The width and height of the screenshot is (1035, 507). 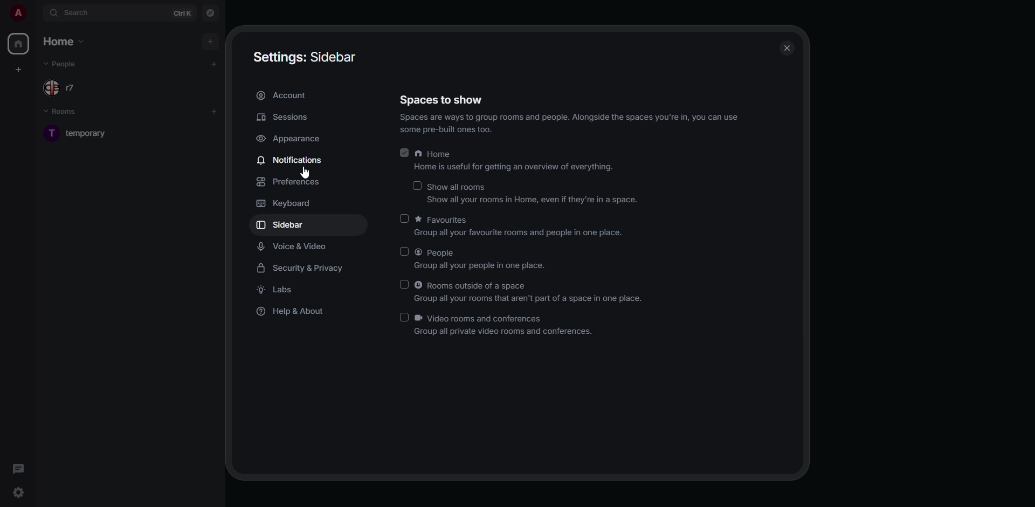 What do you see at coordinates (305, 56) in the screenshot?
I see `settings sidebar` at bounding box center [305, 56].